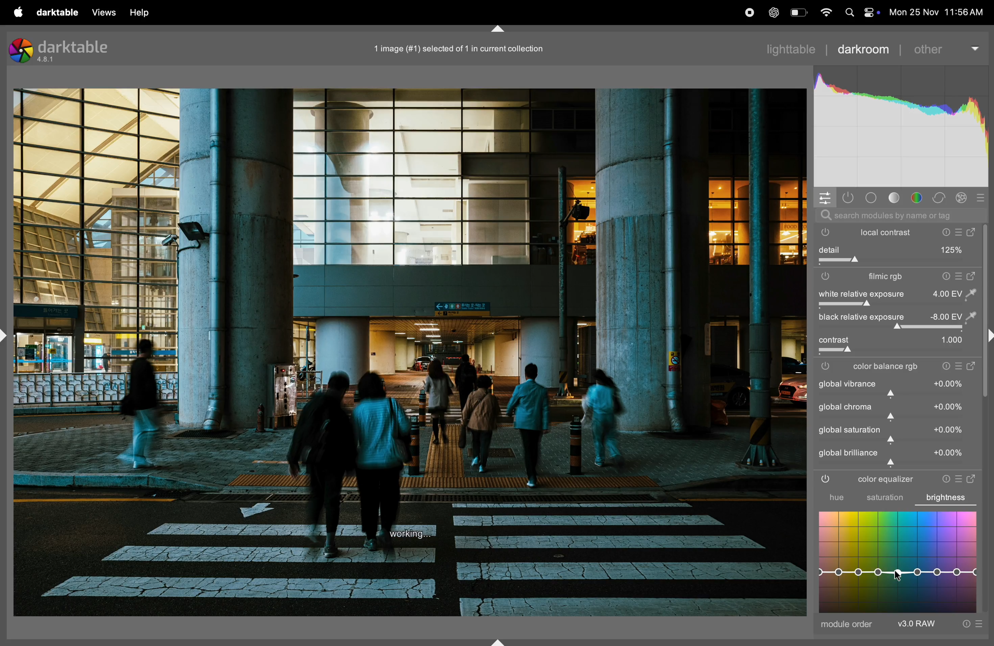 The image size is (994, 646). Describe the element at coordinates (946, 48) in the screenshot. I see `other` at that location.